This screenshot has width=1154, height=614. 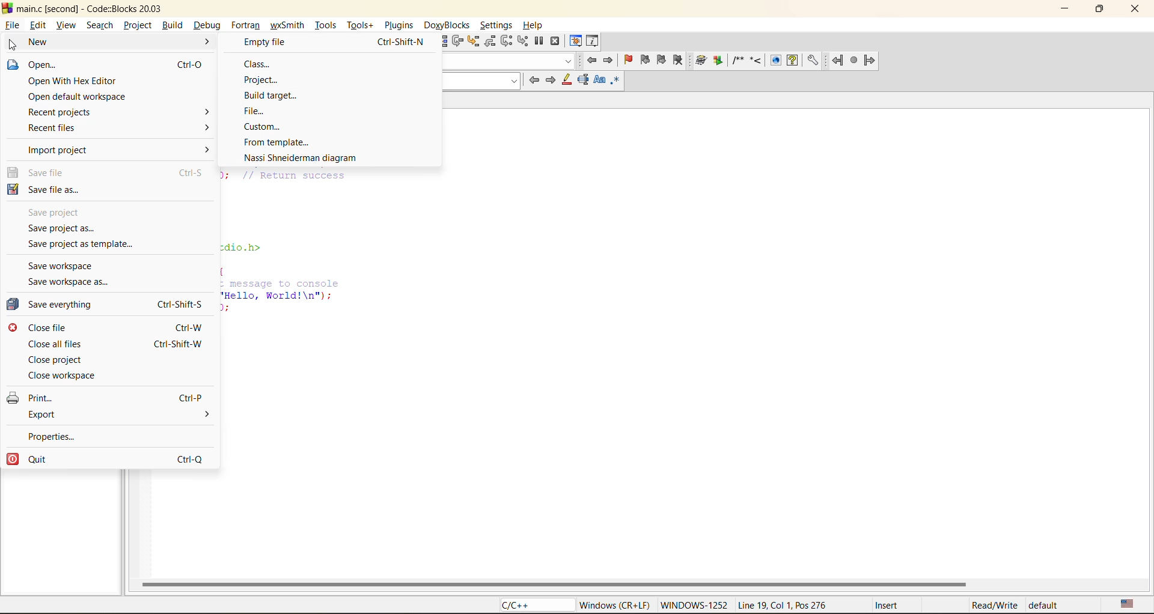 What do you see at coordinates (616, 82) in the screenshot?
I see `use regex` at bounding box center [616, 82].